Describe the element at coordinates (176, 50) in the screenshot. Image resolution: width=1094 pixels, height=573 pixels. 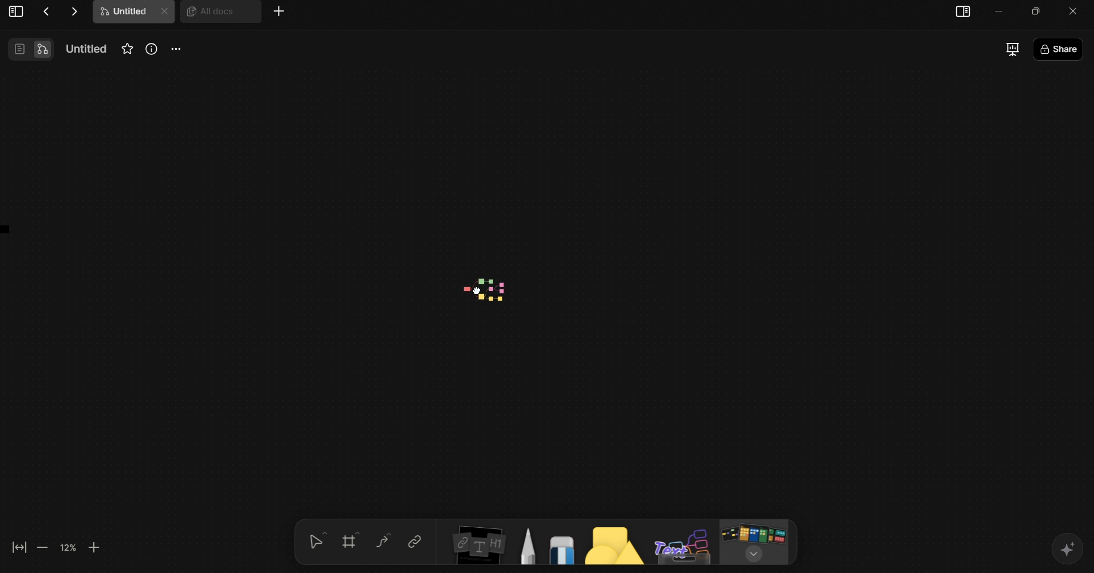
I see `More` at that location.